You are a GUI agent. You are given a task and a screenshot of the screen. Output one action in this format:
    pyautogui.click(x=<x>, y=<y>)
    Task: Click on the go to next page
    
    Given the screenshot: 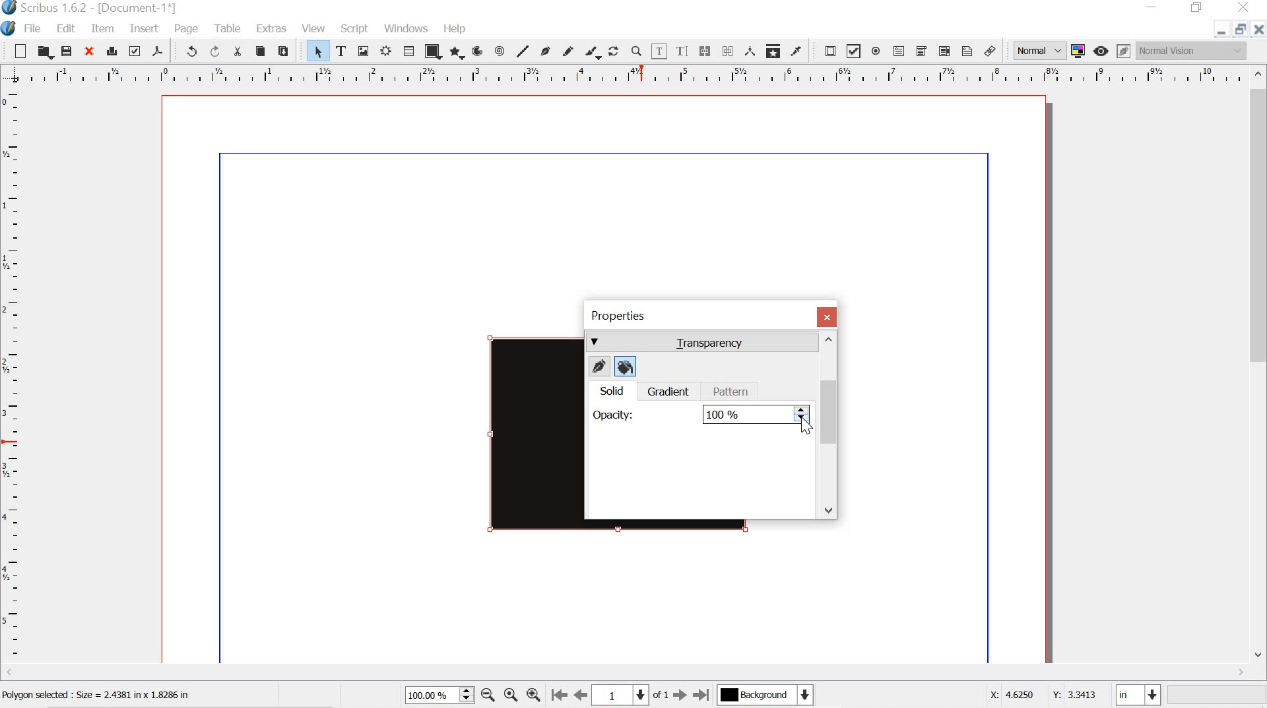 What is the action you would take?
    pyautogui.click(x=680, y=695)
    